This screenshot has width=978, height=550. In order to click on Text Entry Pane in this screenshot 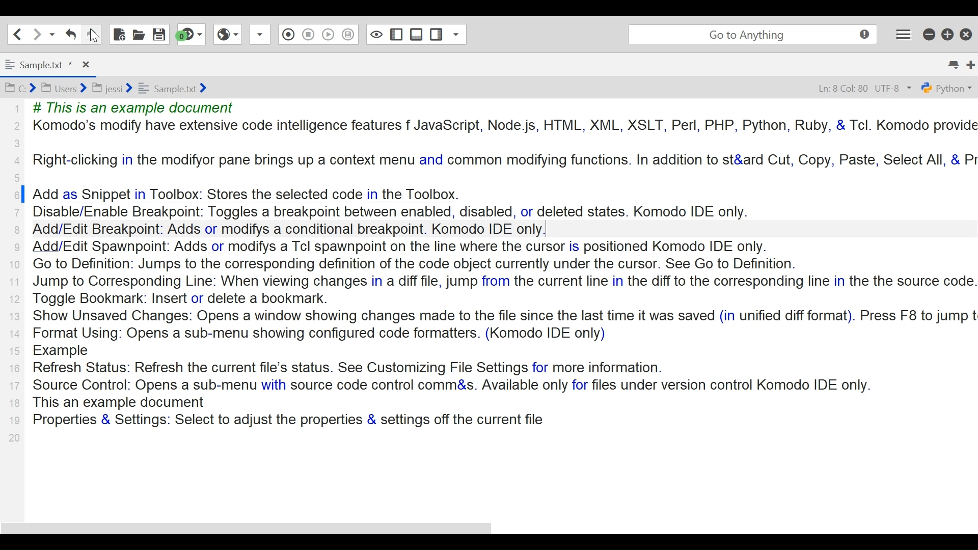, I will do `click(505, 271)`.